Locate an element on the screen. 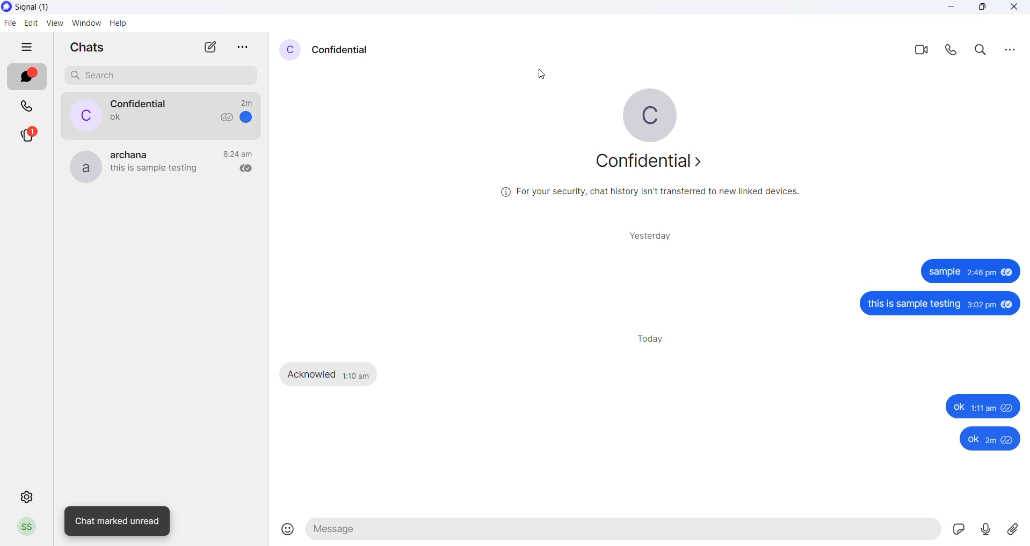 The width and height of the screenshot is (1030, 546). share attachment is located at coordinates (1015, 529).